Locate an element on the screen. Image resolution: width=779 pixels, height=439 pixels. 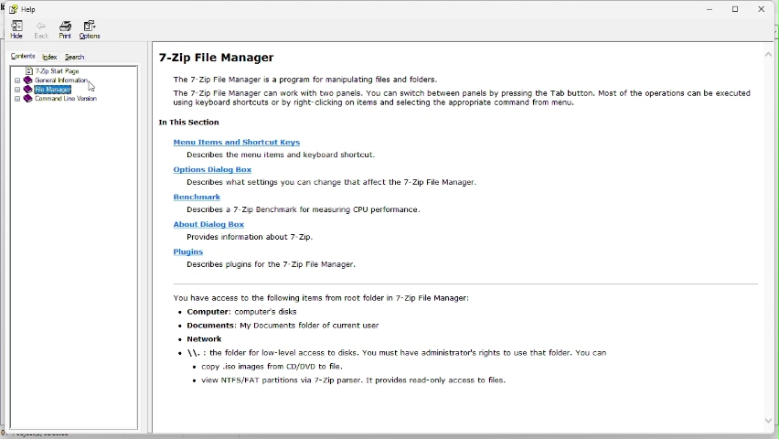
Options is located at coordinates (90, 28).